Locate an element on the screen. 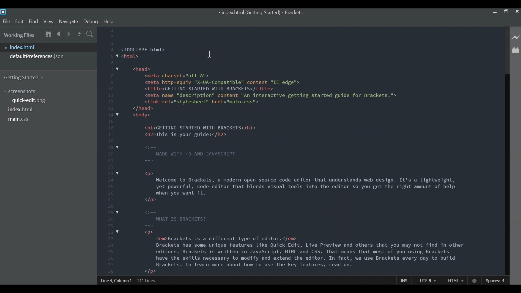 This screenshot has height=293, width=521. No lintel available for HTML is located at coordinates (475, 281).